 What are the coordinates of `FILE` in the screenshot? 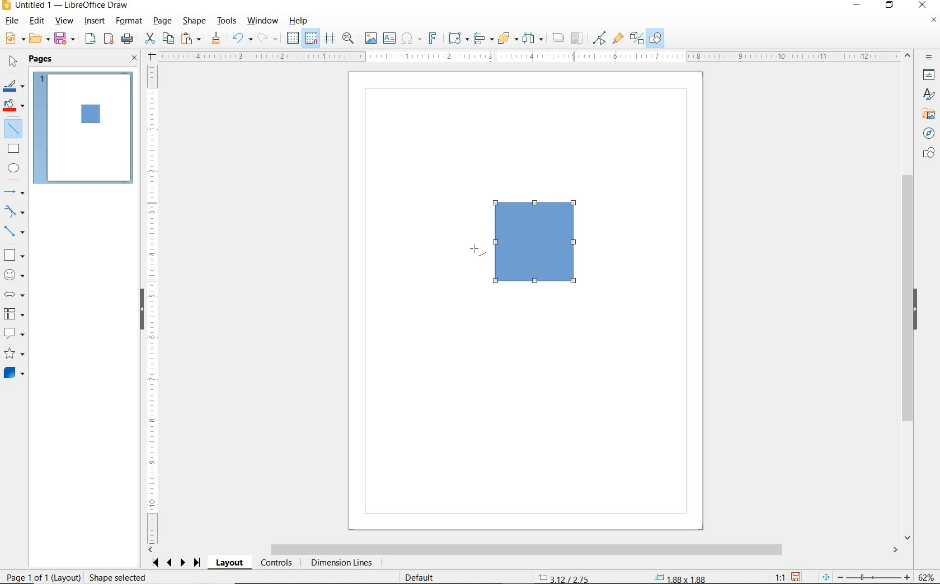 It's located at (11, 22).